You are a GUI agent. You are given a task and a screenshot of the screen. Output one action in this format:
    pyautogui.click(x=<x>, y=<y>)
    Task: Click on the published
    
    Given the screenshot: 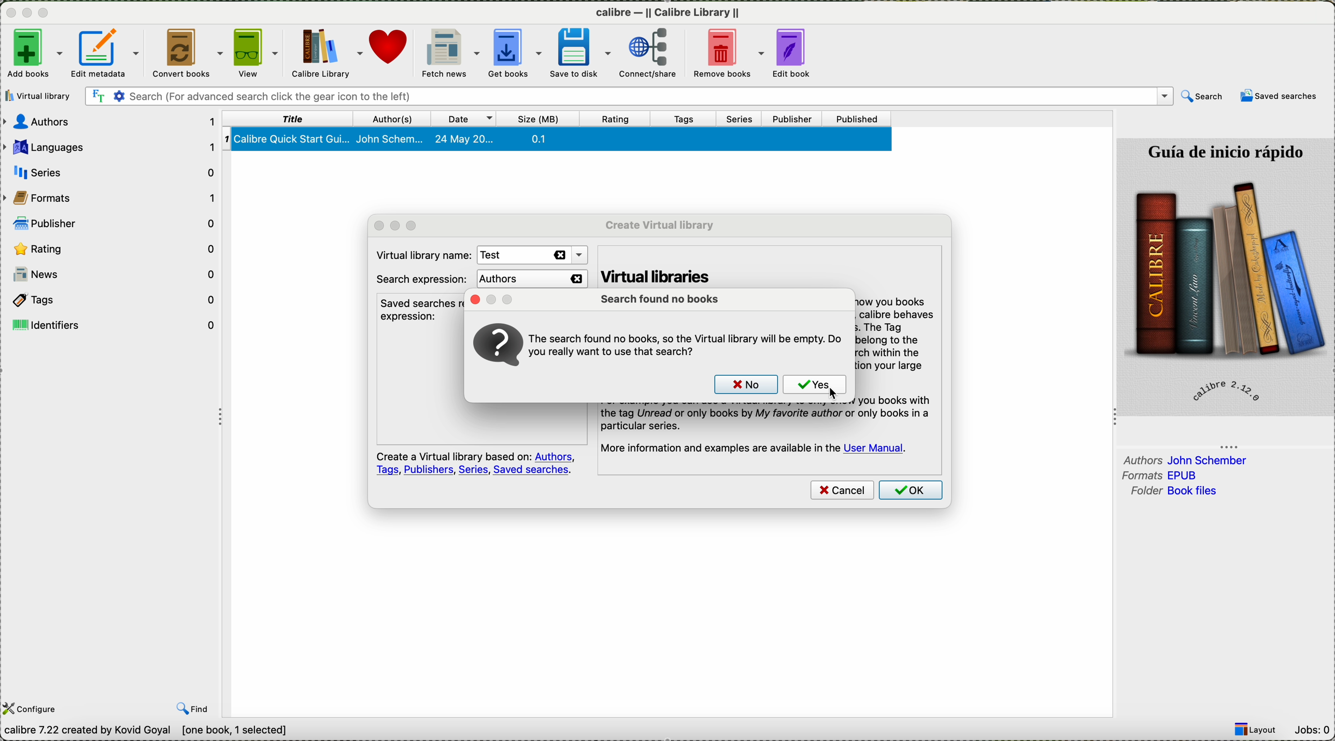 What is the action you would take?
    pyautogui.click(x=859, y=119)
    